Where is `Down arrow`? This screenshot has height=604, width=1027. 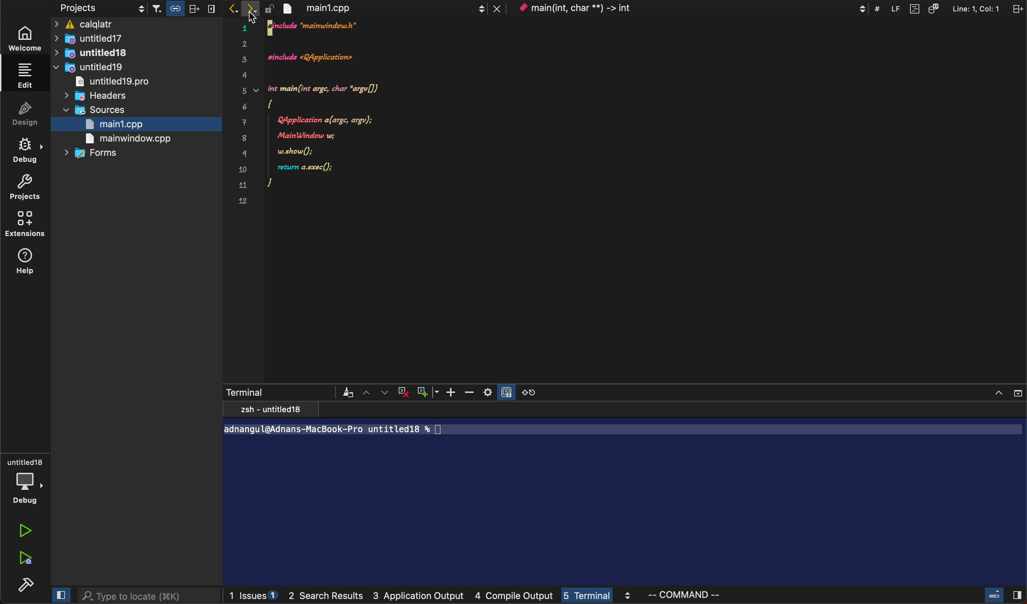 Down arrow is located at coordinates (439, 392).